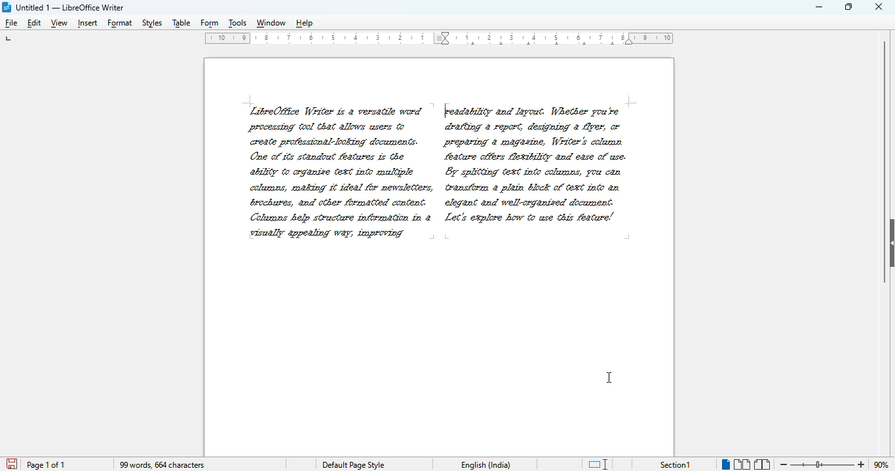  Describe the element at coordinates (535, 35) in the screenshot. I see `1, 2, 3, 4, 5, 6, 7` at that location.